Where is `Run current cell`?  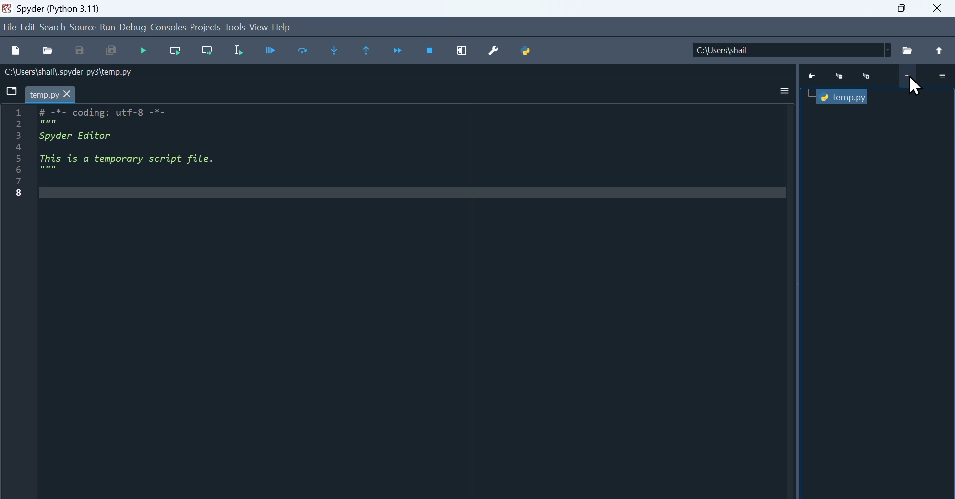
Run current cell is located at coordinates (176, 51).